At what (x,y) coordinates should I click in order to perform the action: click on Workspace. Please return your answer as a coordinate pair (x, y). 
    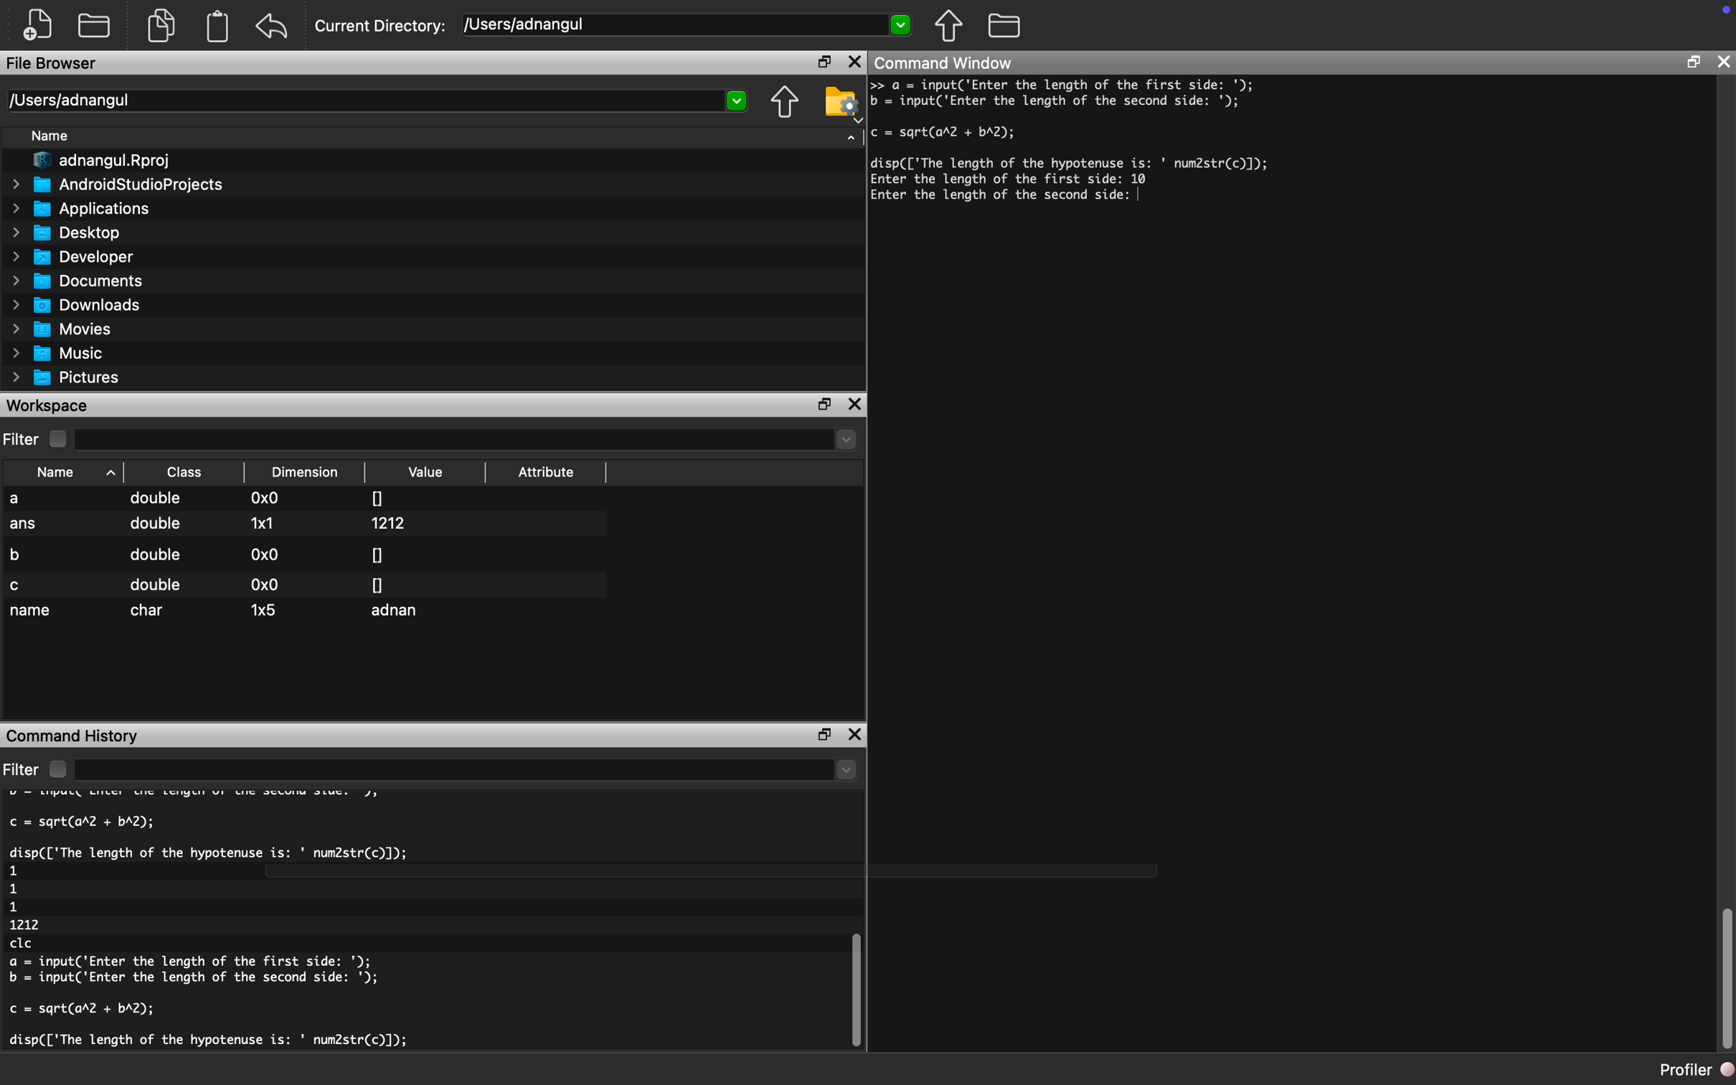
    Looking at the image, I should click on (50, 405).